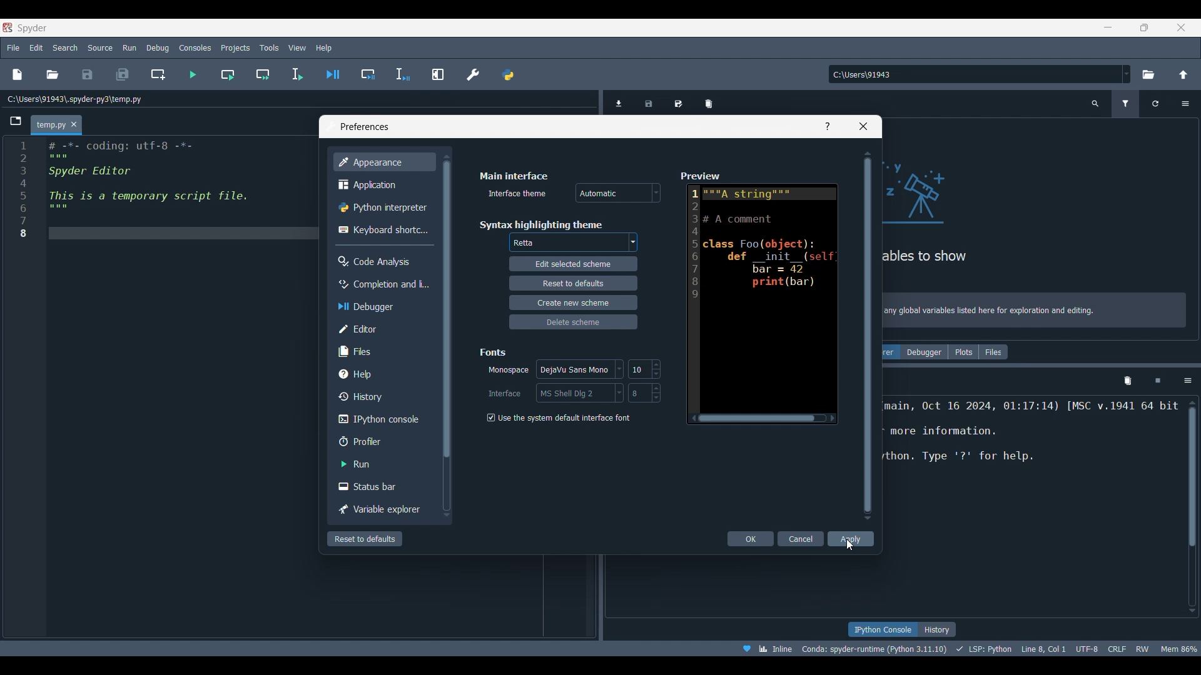 Image resolution: width=1201 pixels, height=675 pixels. Describe the element at coordinates (875, 649) in the screenshot. I see `interpreter` at that location.